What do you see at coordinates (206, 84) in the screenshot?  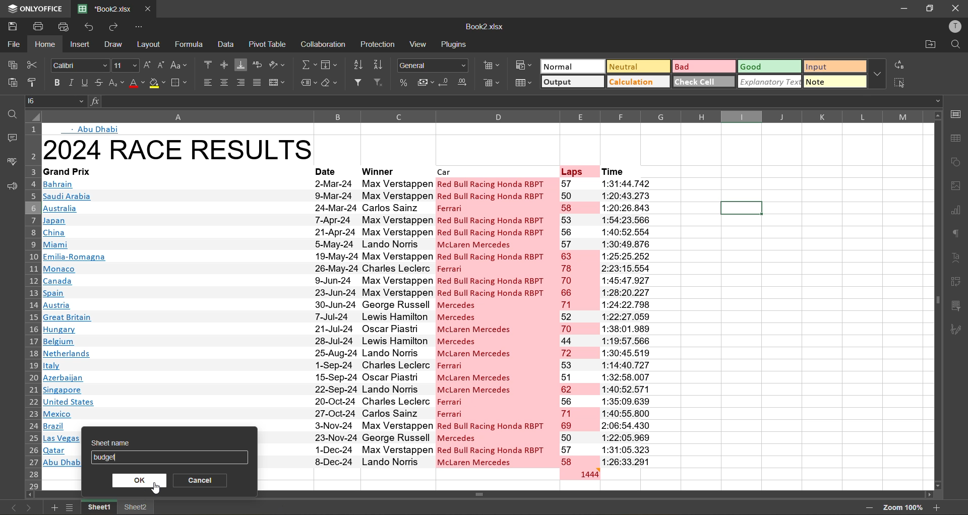 I see `align left` at bounding box center [206, 84].